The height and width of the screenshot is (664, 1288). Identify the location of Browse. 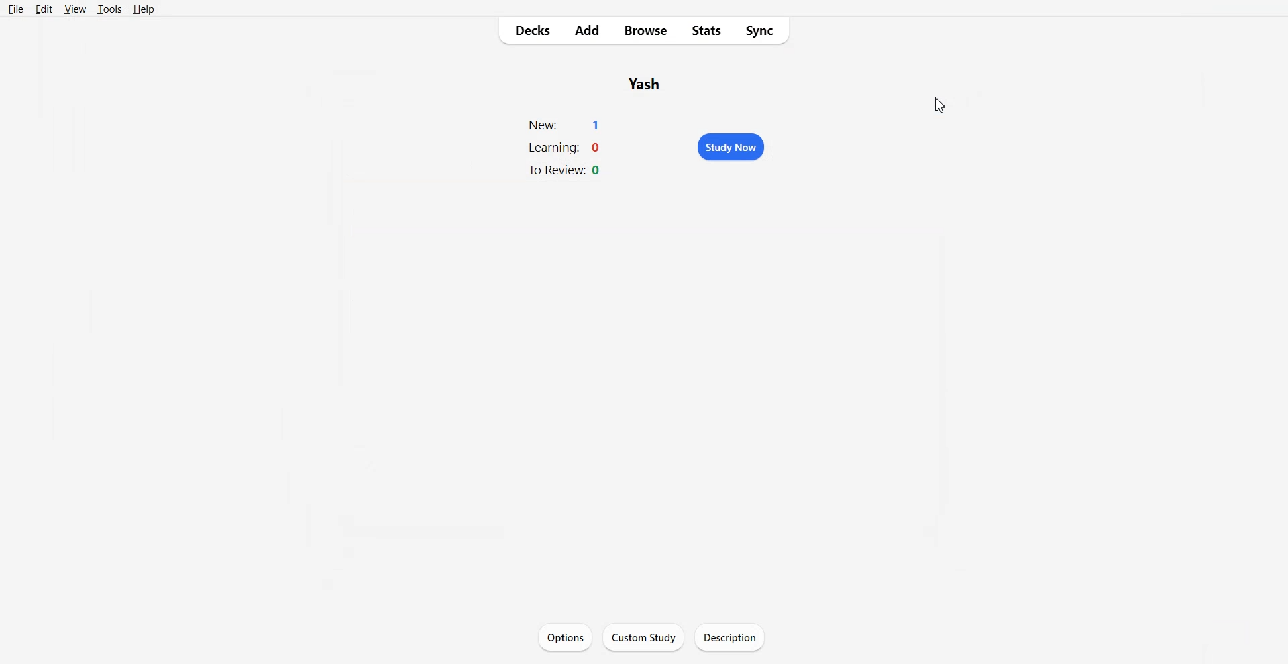
(646, 32).